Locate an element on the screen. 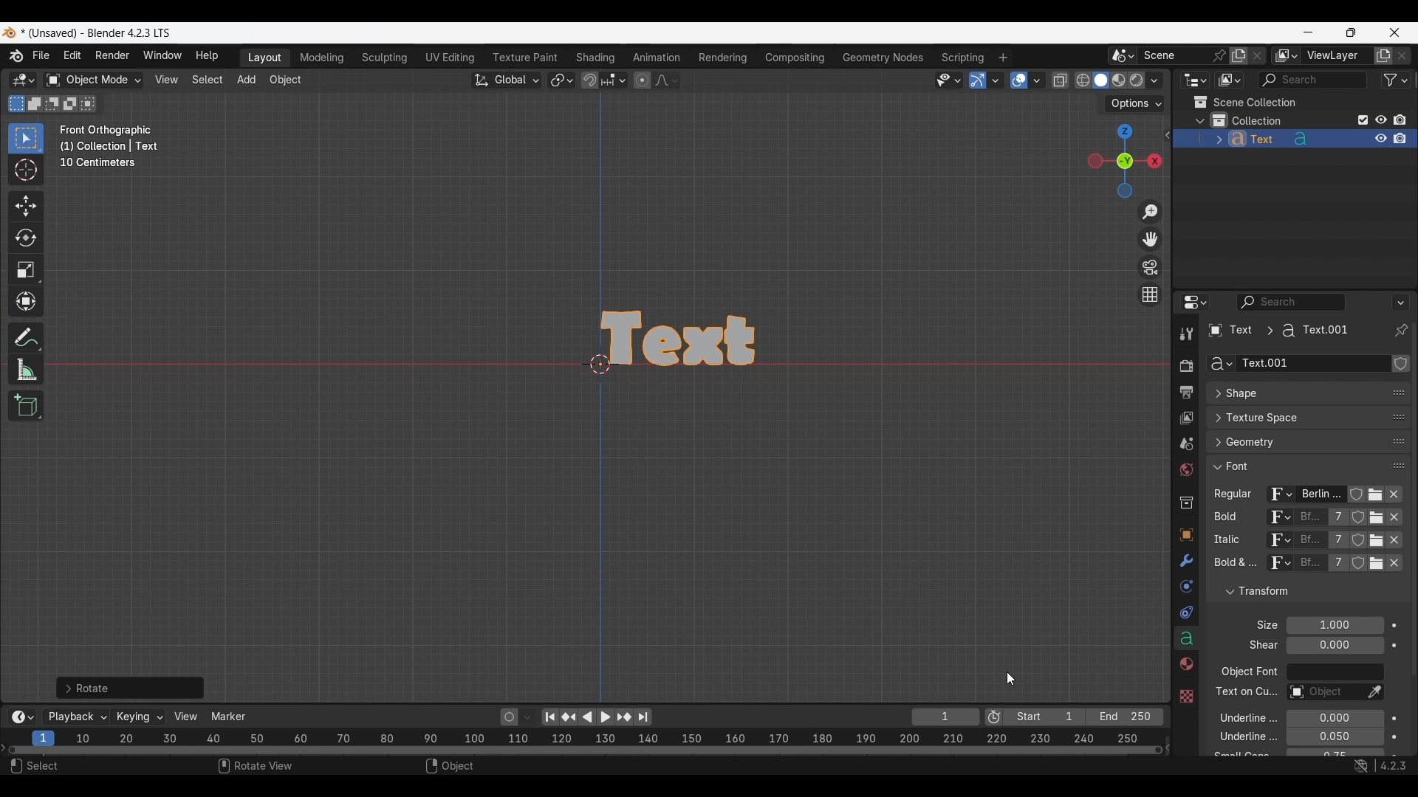 Image resolution: width=1418 pixels, height=797 pixels. Compositing workspace is located at coordinates (795, 58).